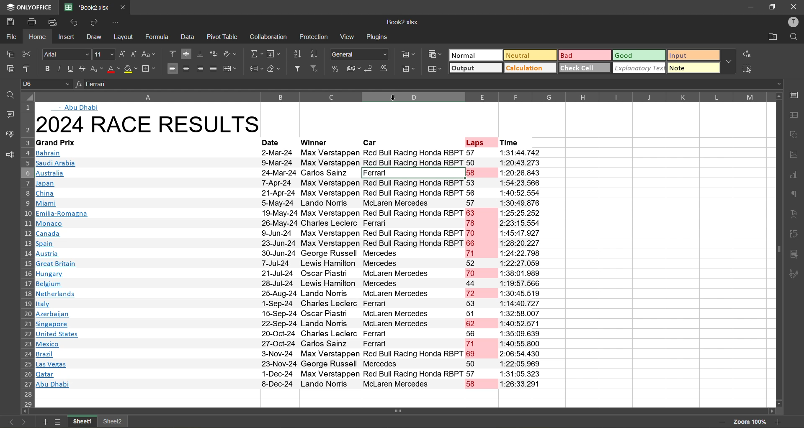 The height and width of the screenshot is (428, 804). What do you see at coordinates (173, 68) in the screenshot?
I see `align left` at bounding box center [173, 68].